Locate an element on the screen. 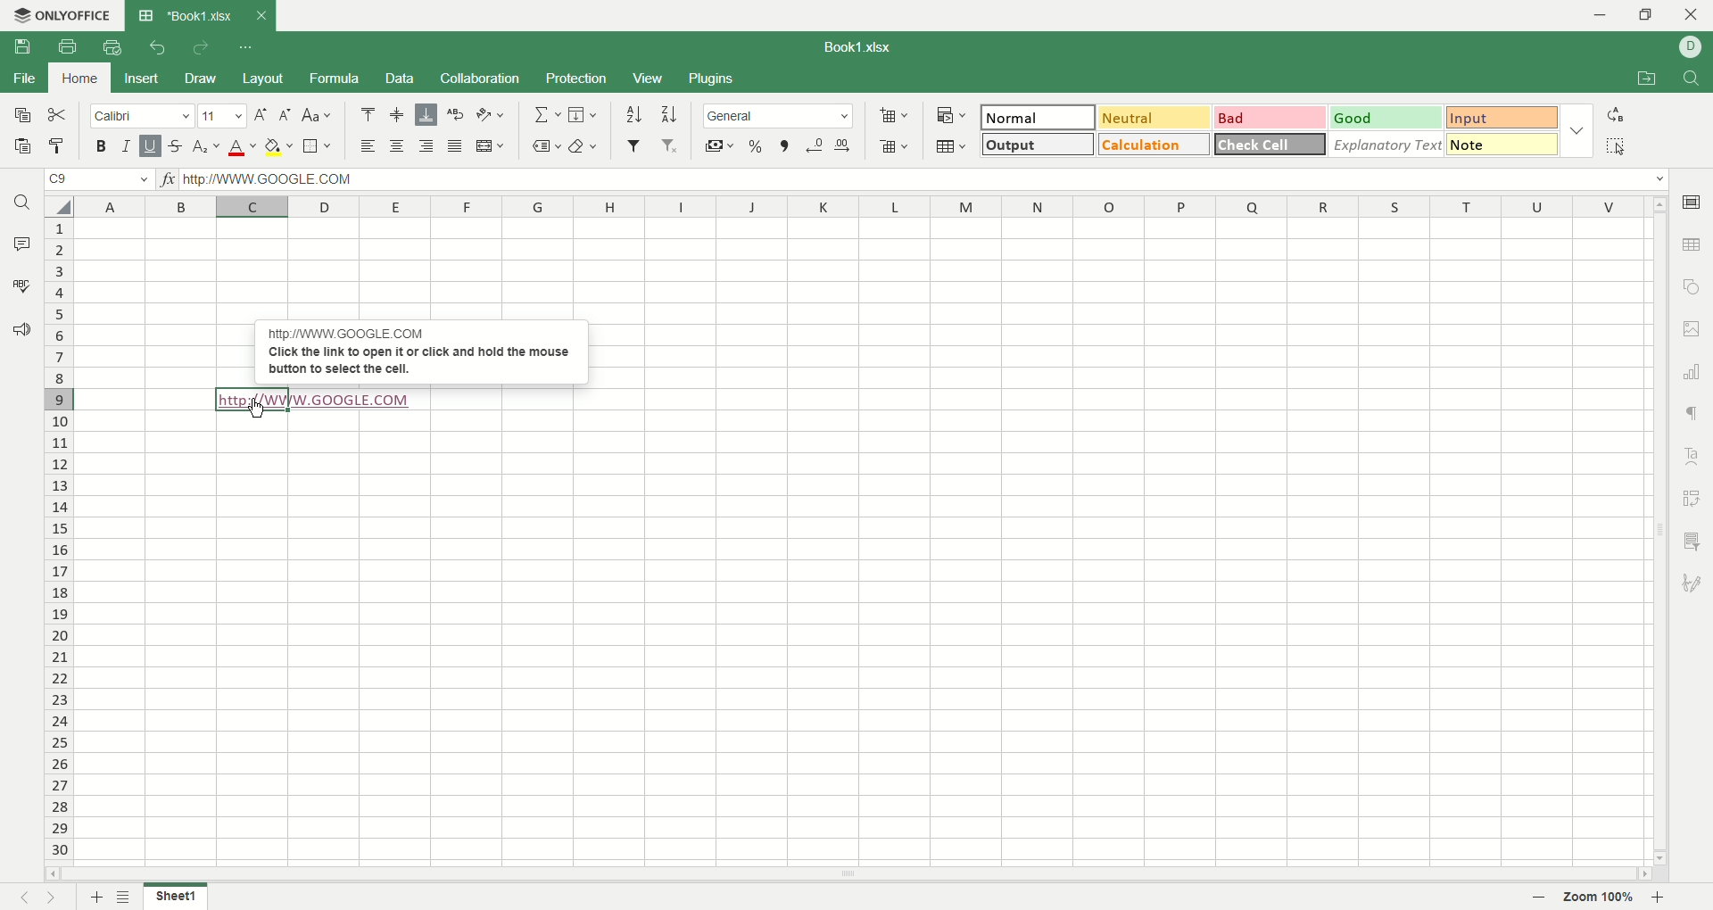  change case is located at coordinates (317, 117).